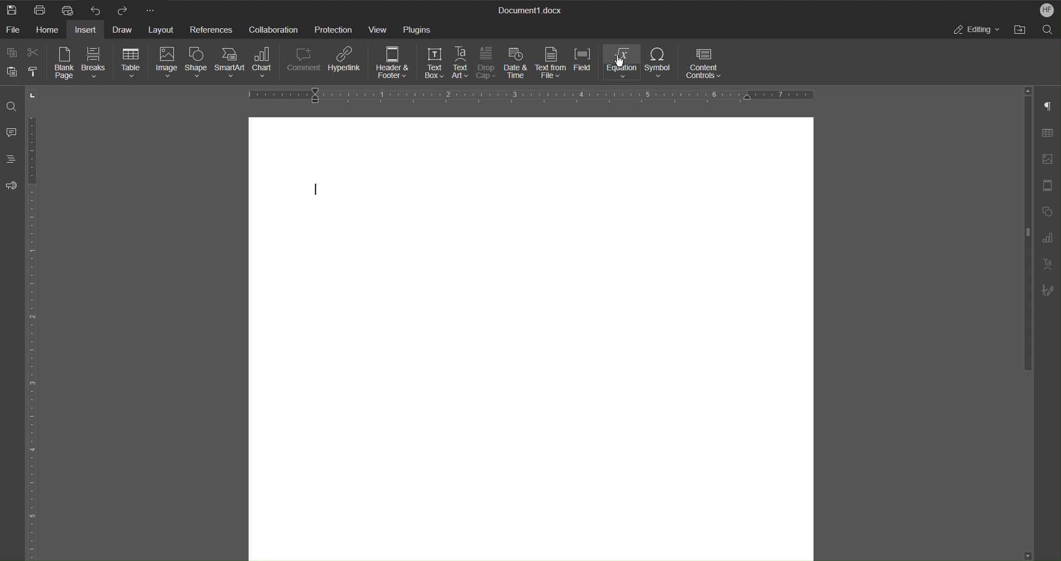 The height and width of the screenshot is (561, 1061). Describe the element at coordinates (621, 62) in the screenshot. I see `Equation` at that location.